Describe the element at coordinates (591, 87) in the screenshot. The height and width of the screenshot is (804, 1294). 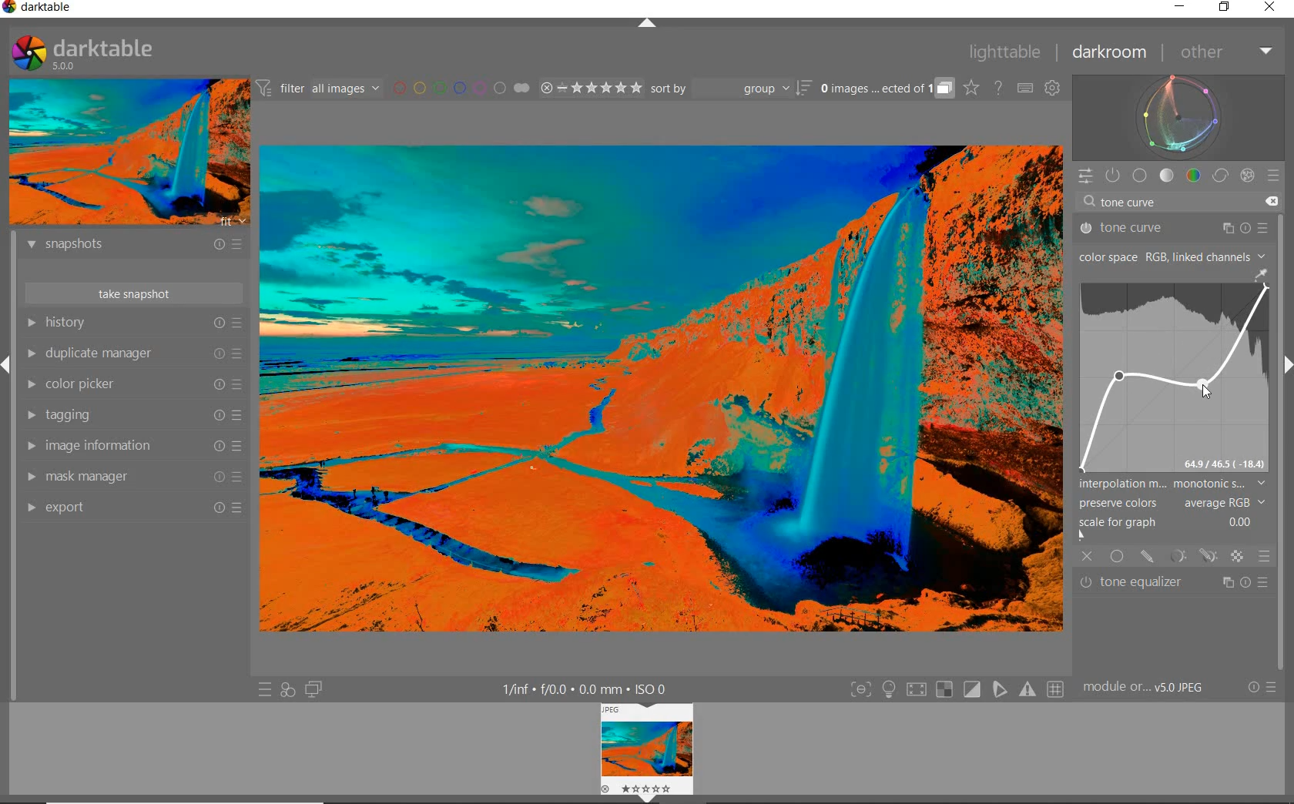
I see `RANGE RATING OF SELECTED IMAGES` at that location.